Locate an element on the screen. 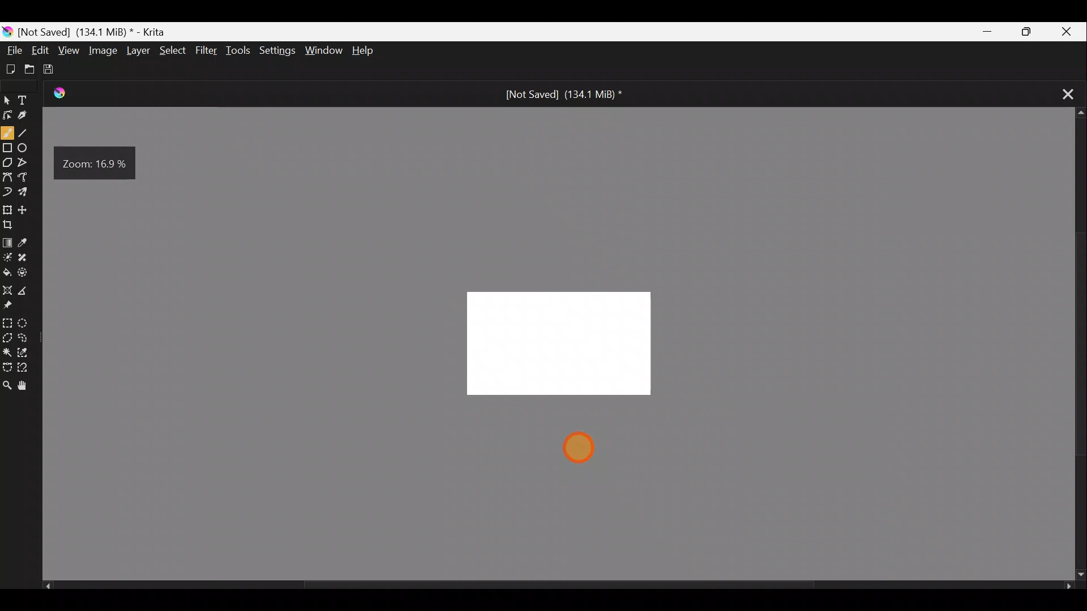 The height and width of the screenshot is (611, 1087). Colourise mask tool is located at coordinates (9, 255).